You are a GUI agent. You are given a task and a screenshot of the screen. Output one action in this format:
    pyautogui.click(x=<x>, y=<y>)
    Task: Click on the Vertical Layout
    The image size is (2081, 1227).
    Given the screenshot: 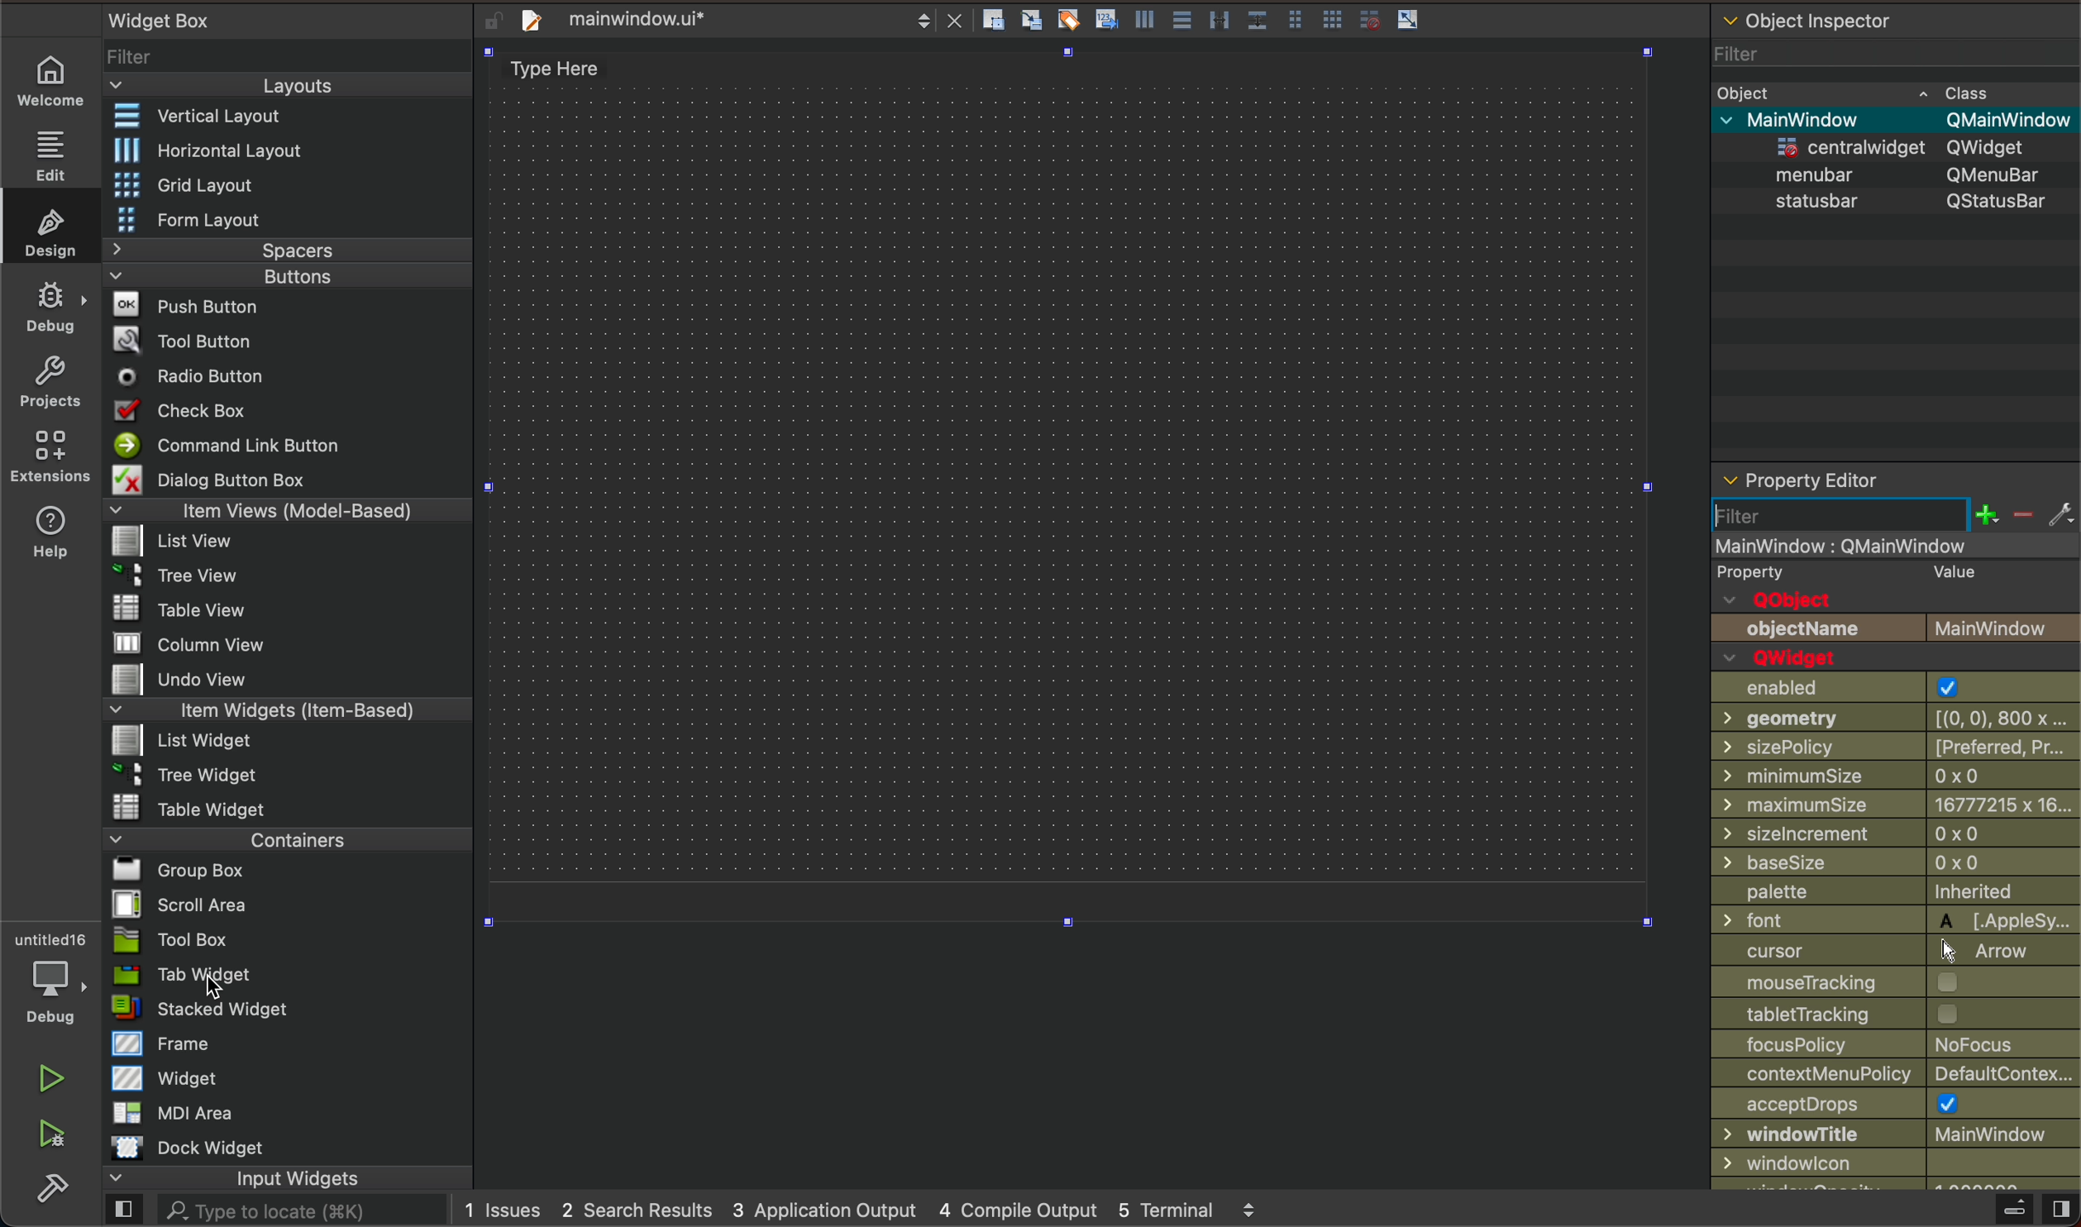 What is the action you would take?
    pyautogui.click(x=193, y=113)
    